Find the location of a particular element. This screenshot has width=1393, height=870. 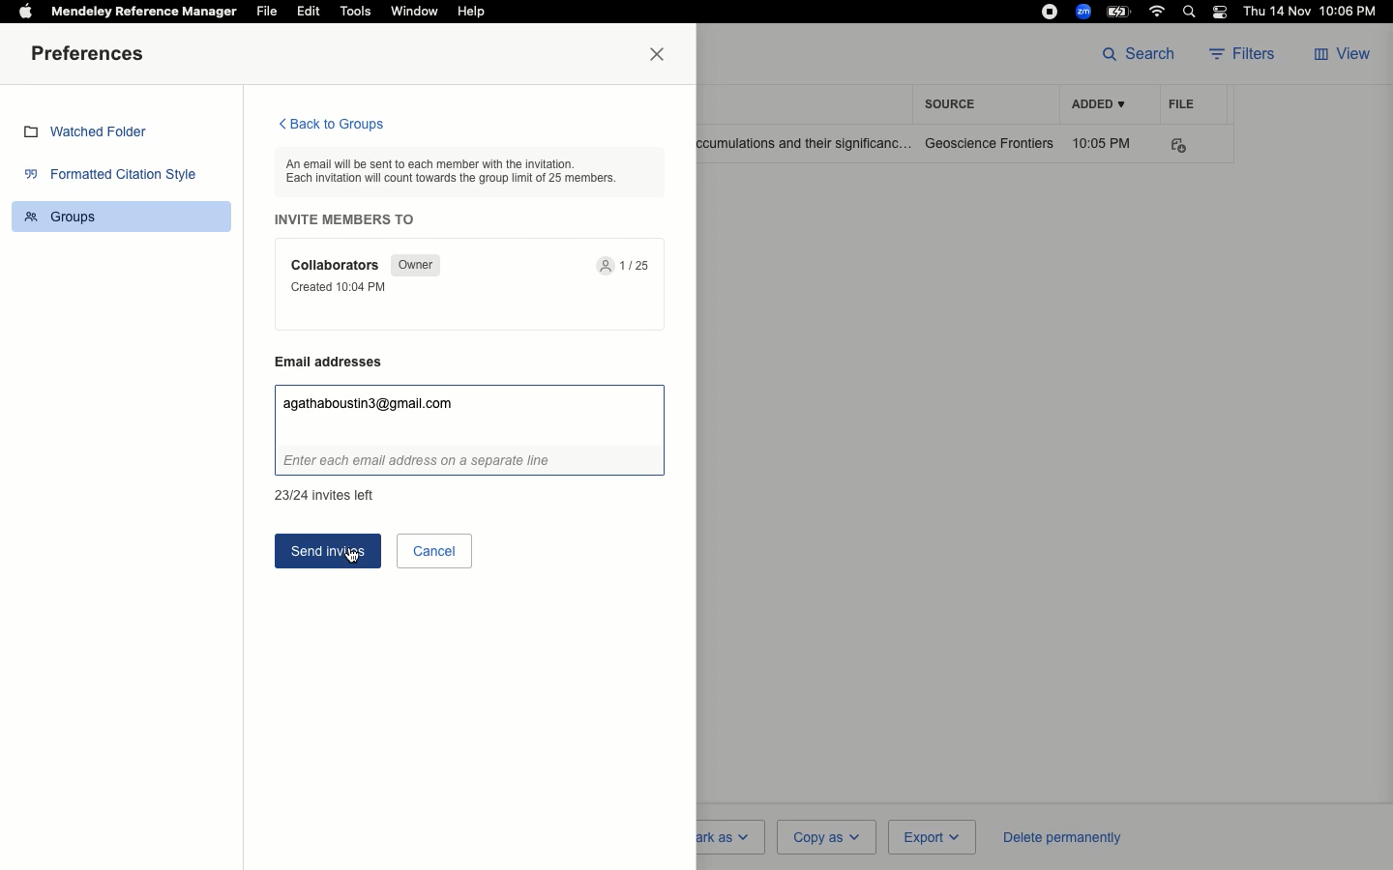

10:05 PM is located at coordinates (1105, 143).